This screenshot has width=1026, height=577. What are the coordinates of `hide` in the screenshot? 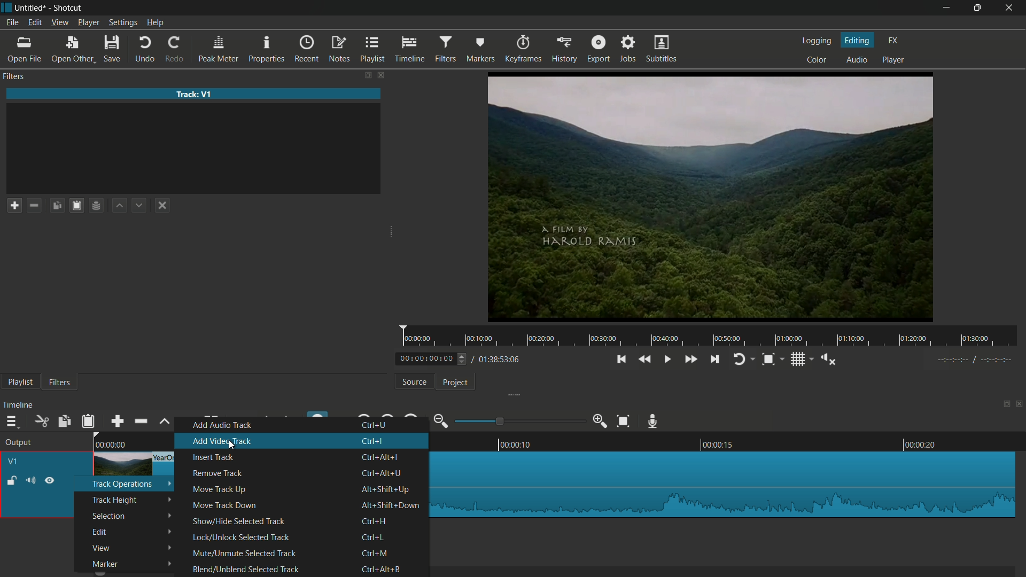 It's located at (49, 481).